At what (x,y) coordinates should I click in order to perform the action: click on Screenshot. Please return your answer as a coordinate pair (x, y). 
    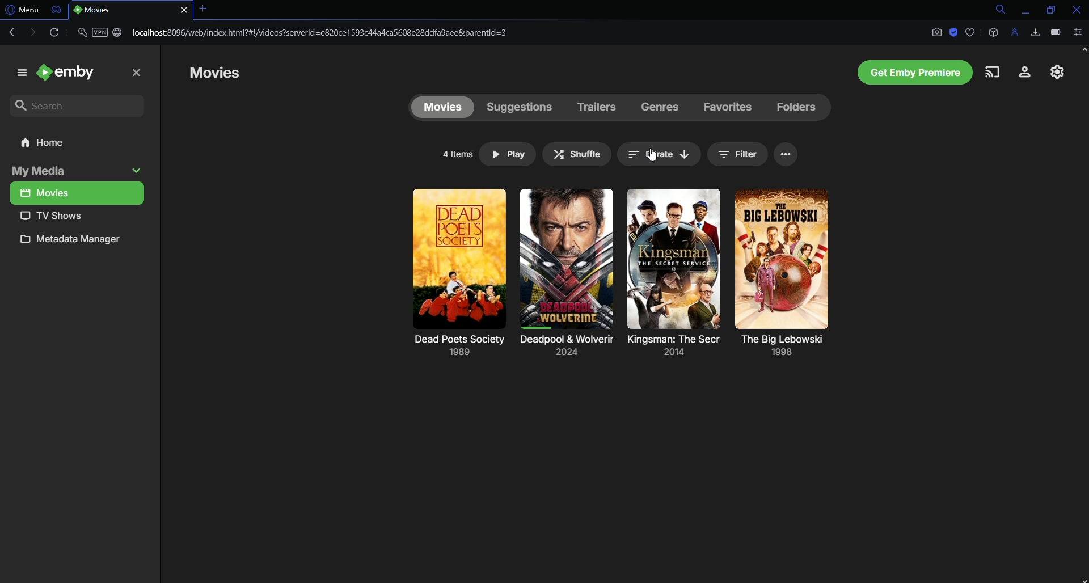
    Looking at the image, I should click on (935, 33).